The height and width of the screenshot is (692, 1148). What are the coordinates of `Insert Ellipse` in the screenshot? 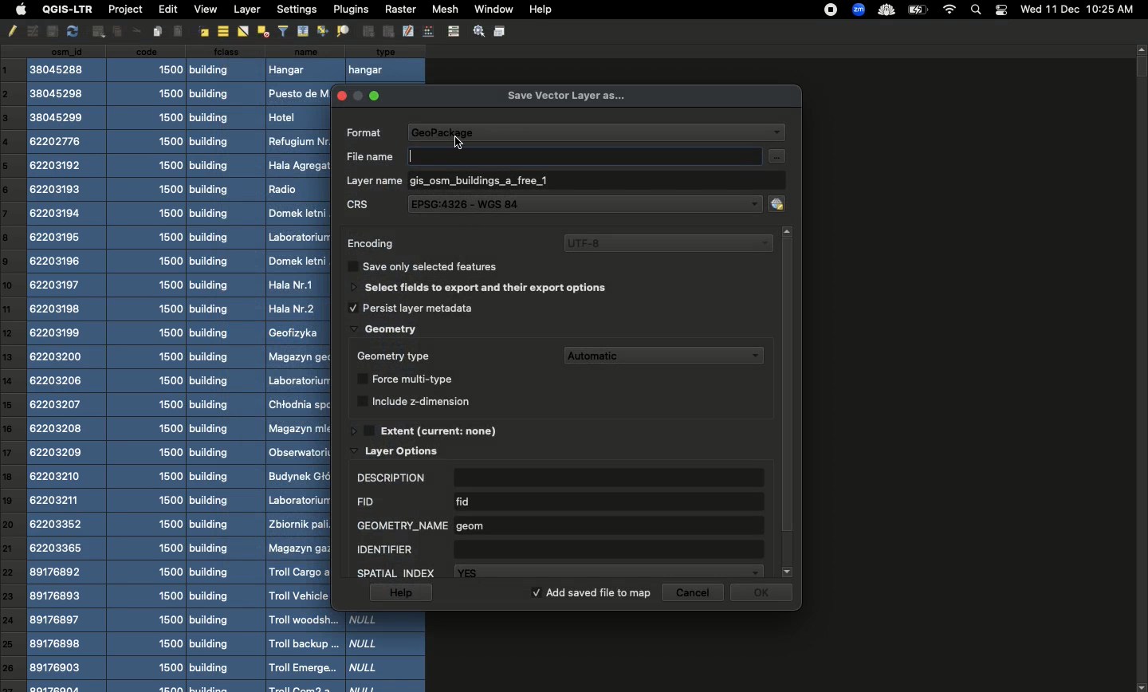 It's located at (96, 31).